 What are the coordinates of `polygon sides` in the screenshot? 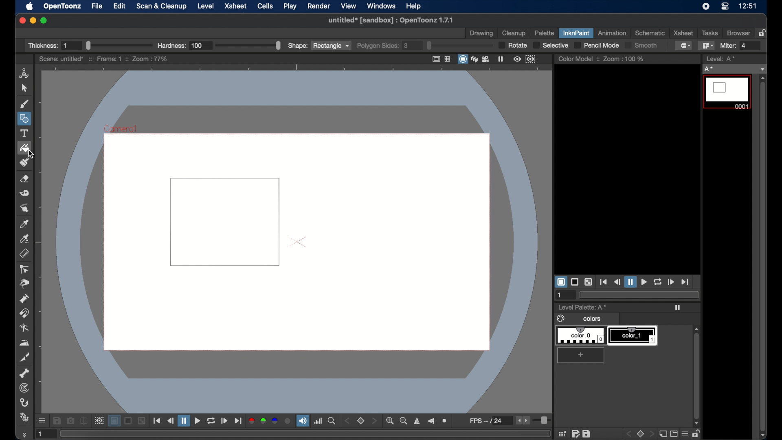 It's located at (424, 46).